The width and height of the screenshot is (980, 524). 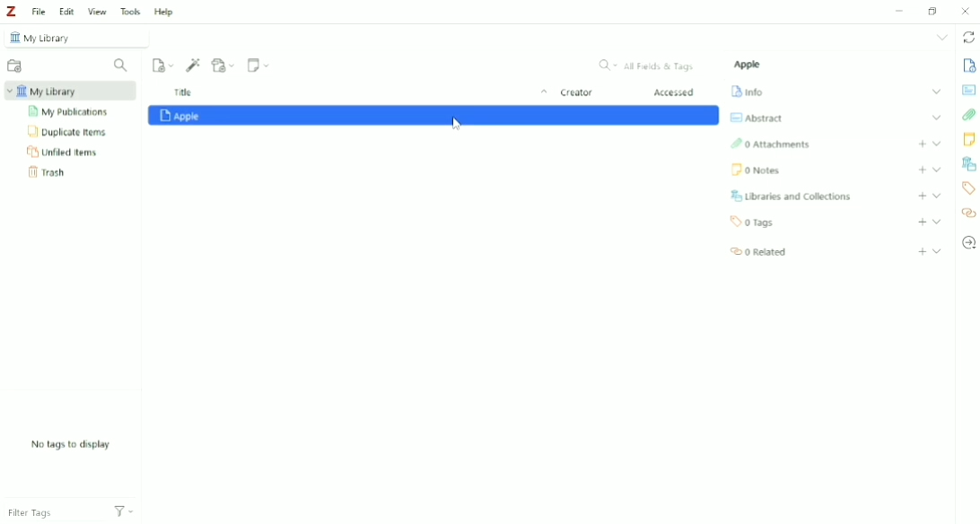 I want to click on Cursor, so click(x=458, y=127).